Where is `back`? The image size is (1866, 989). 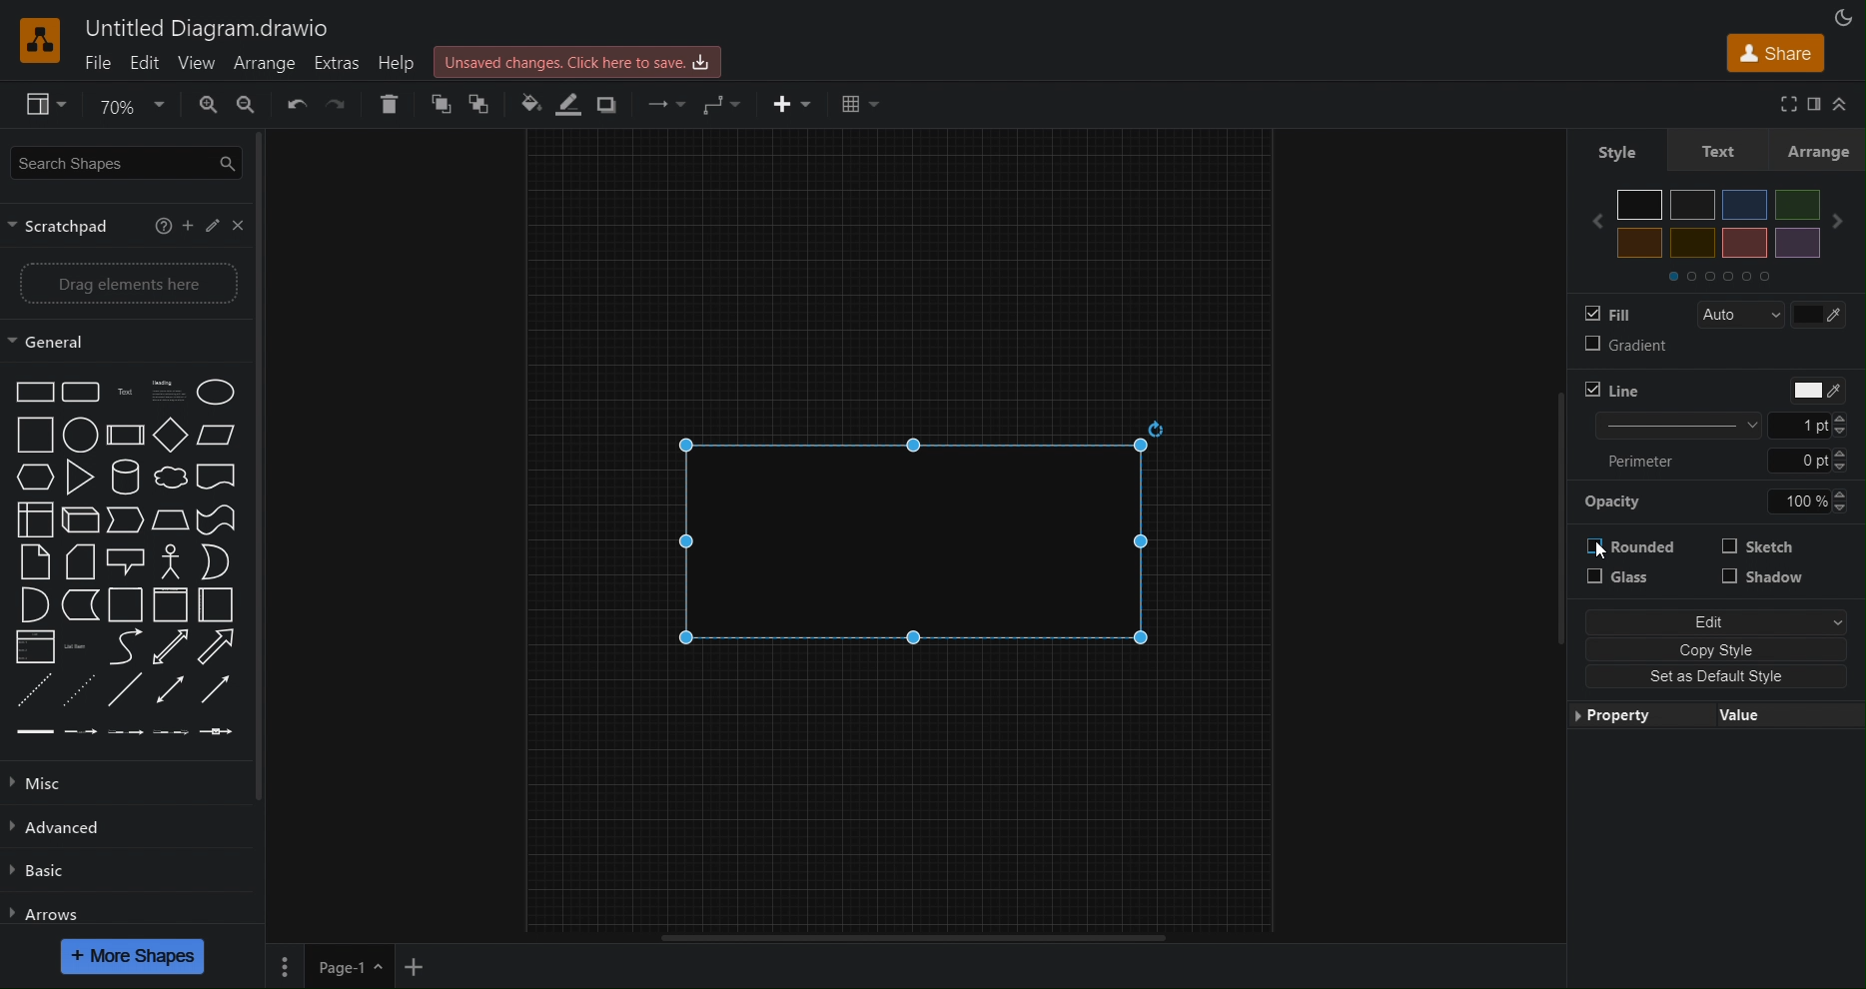 back is located at coordinates (1592, 221).